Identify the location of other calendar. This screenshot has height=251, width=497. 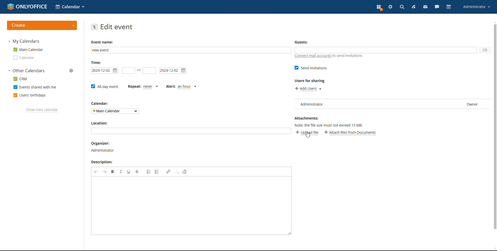
(23, 58).